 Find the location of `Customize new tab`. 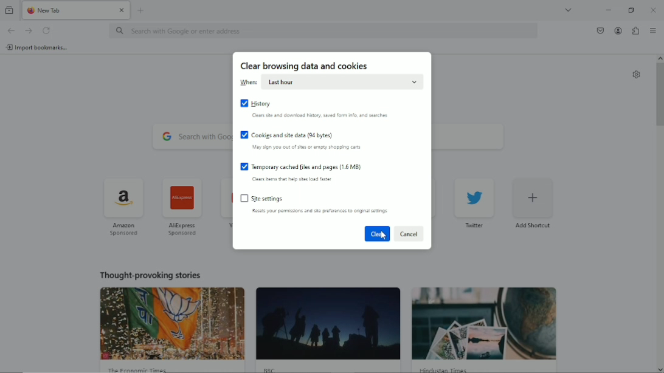

Customize new tab is located at coordinates (637, 74).